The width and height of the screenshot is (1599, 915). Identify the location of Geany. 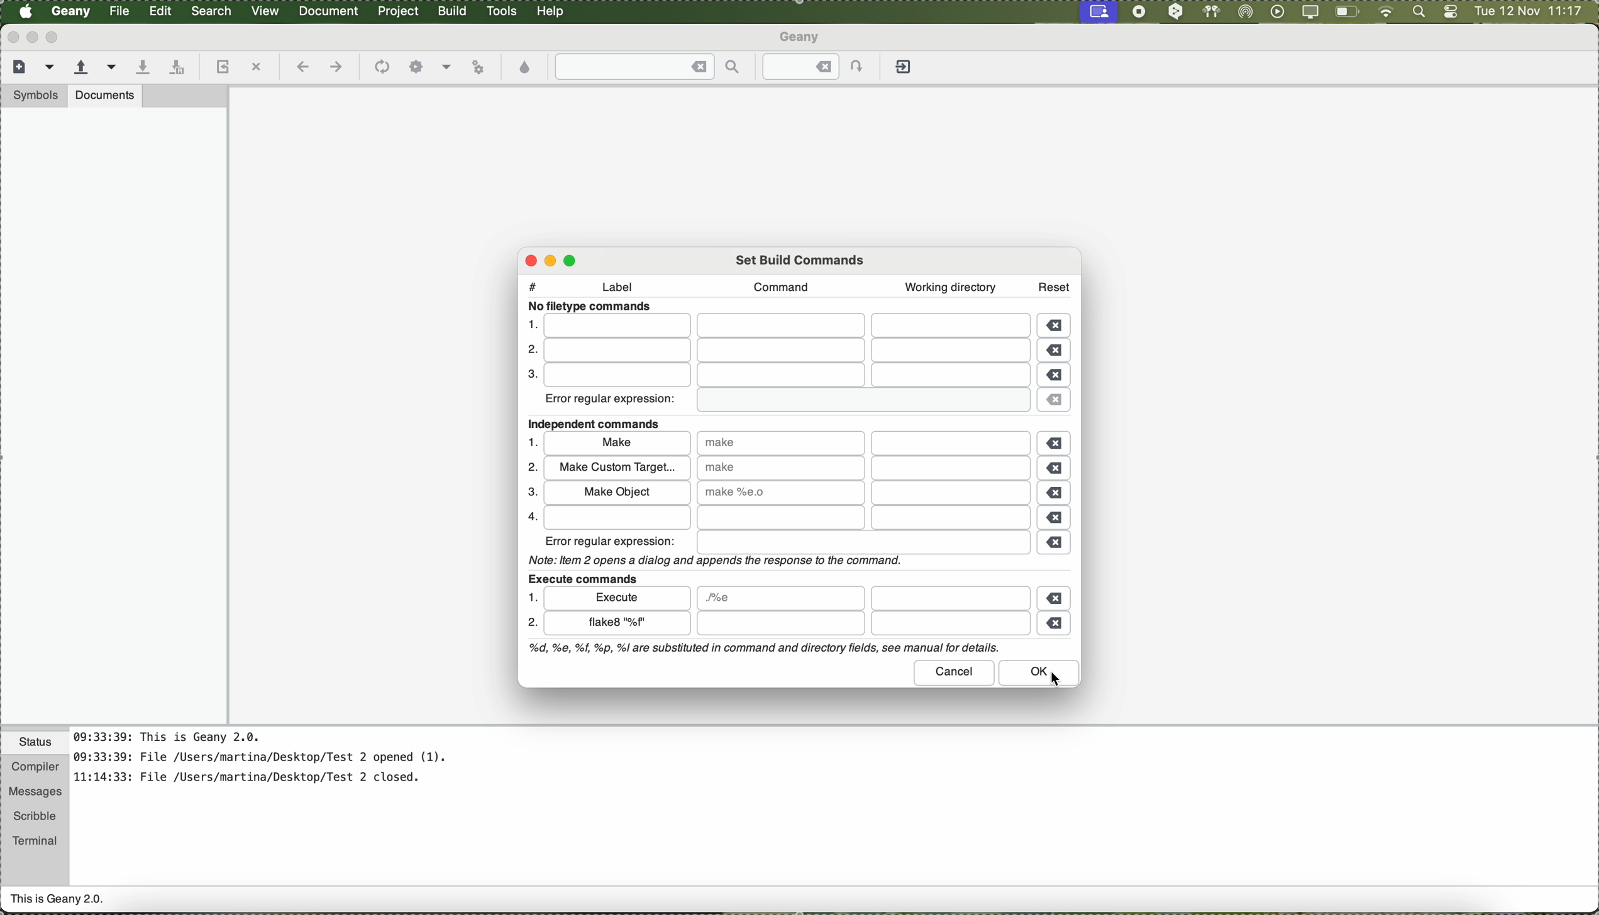
(802, 38).